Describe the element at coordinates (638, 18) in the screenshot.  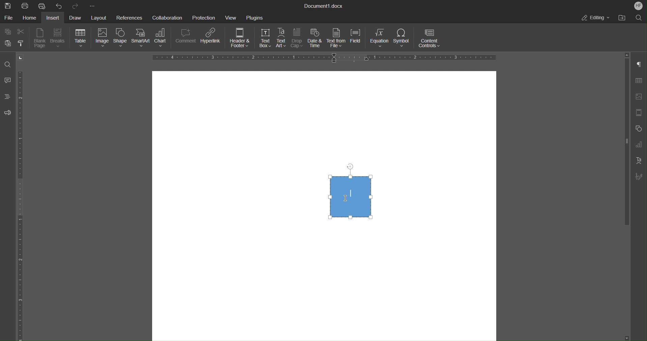
I see `Search` at that location.